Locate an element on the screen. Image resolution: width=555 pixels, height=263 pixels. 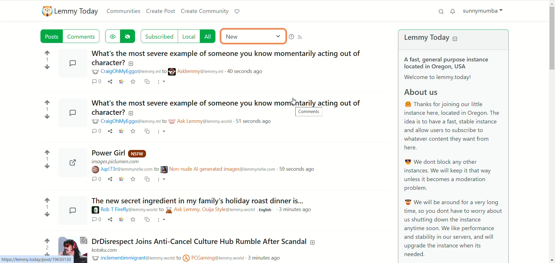
40 seconds ago is located at coordinates (247, 71).